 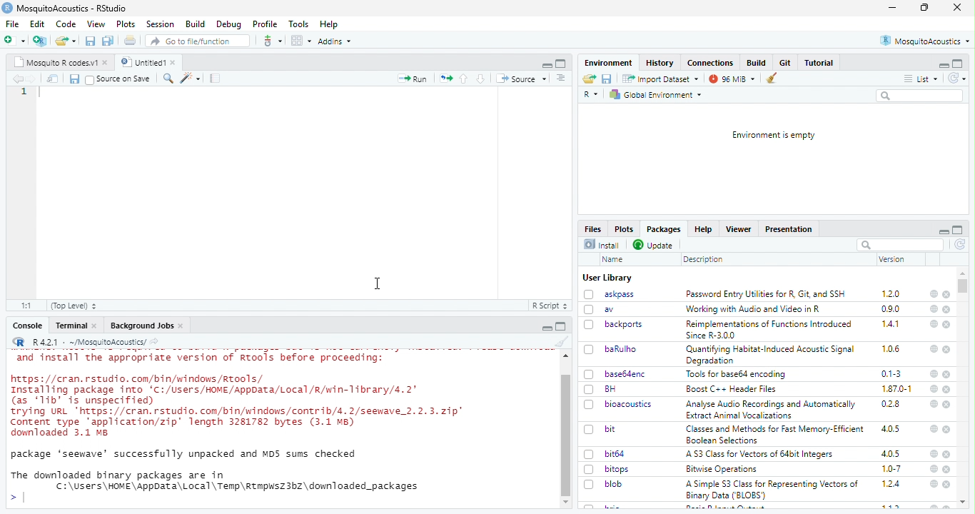 I want to click on Bitwise Operations, so click(x=723, y=470).